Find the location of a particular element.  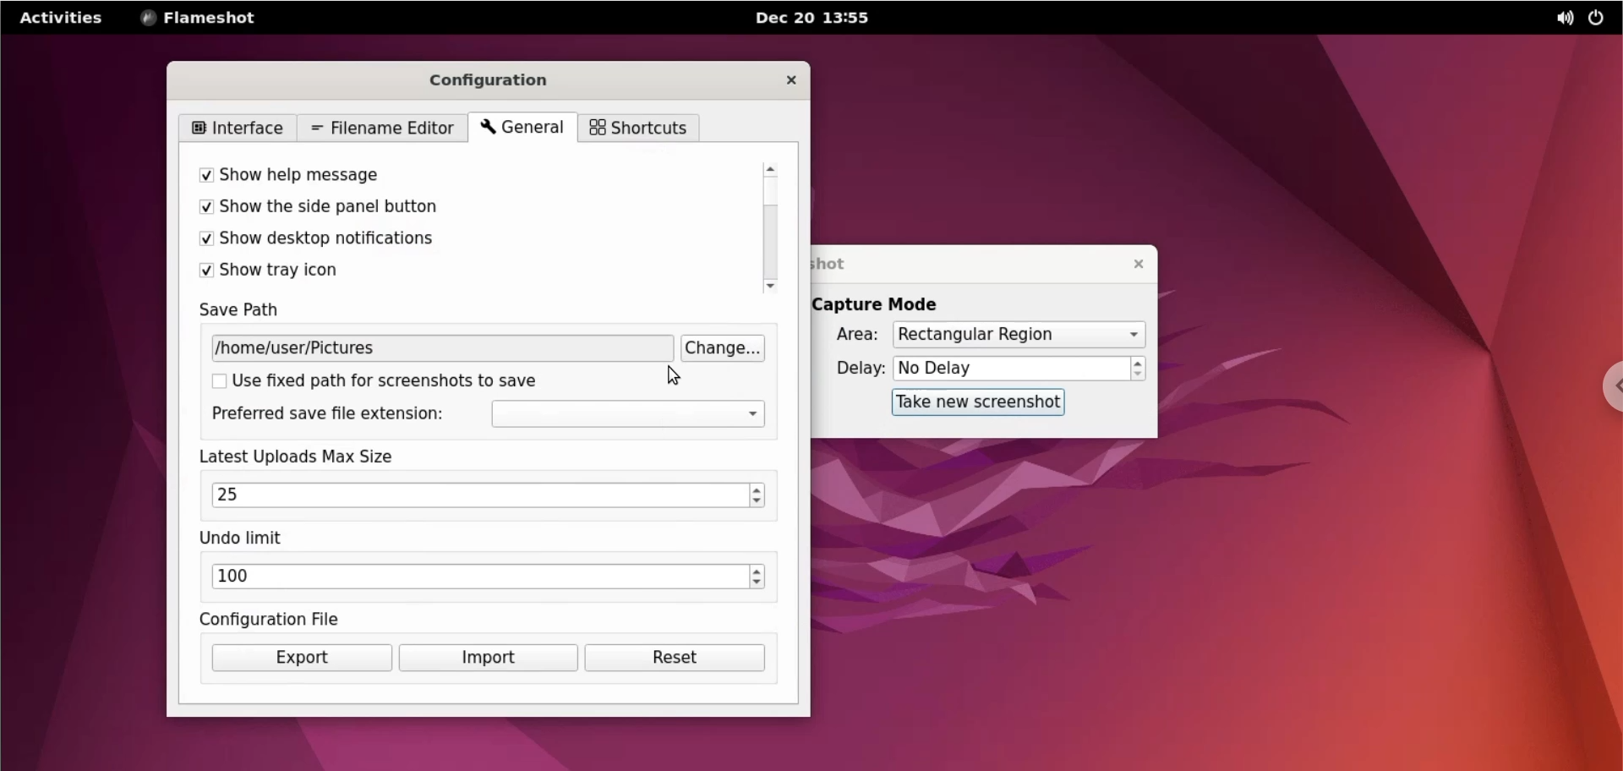

shortcuts is located at coordinates (638, 128).